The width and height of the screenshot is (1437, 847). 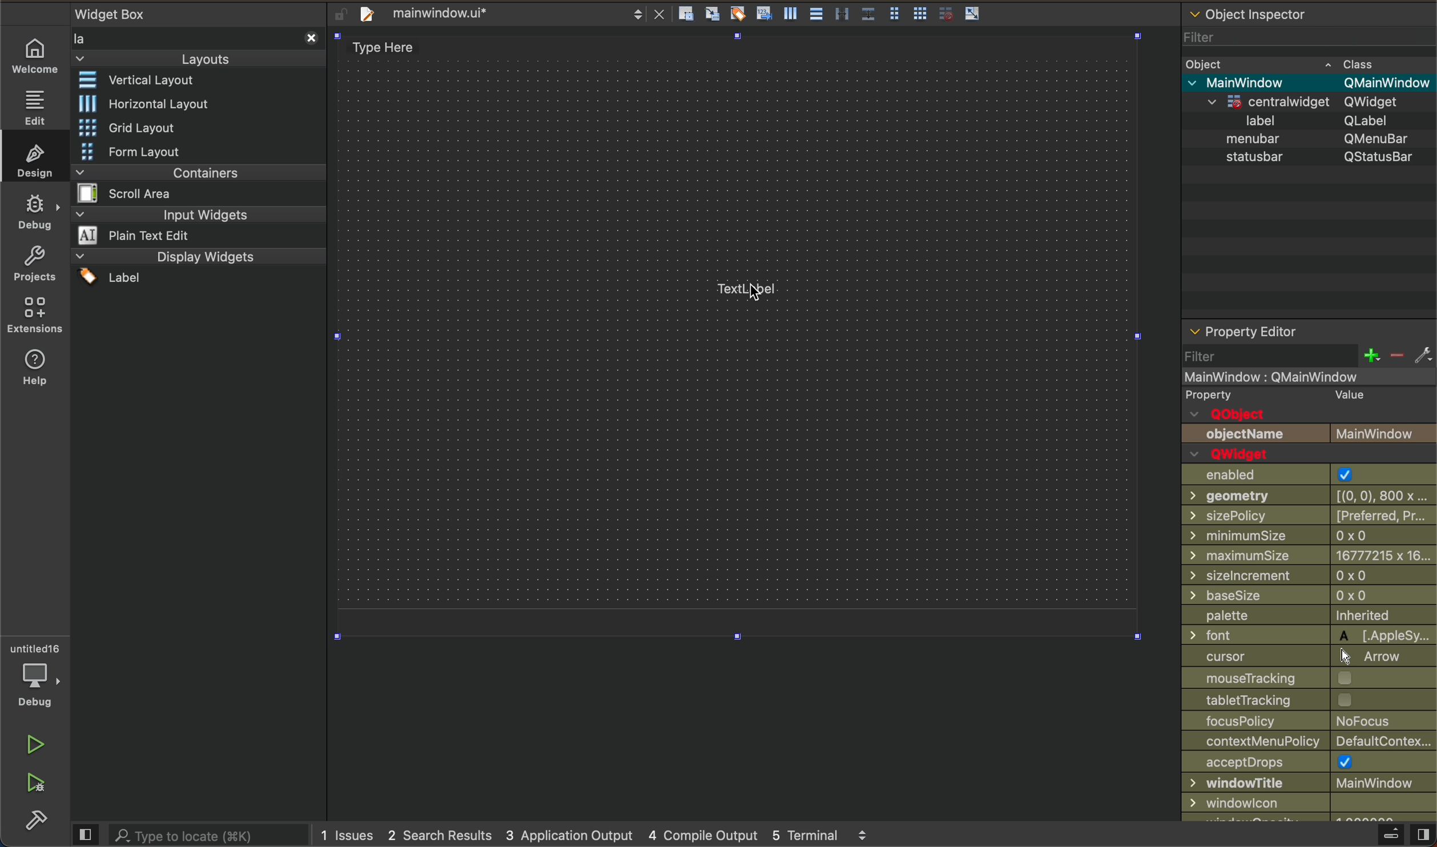 What do you see at coordinates (1306, 497) in the screenshot?
I see `geometry` at bounding box center [1306, 497].